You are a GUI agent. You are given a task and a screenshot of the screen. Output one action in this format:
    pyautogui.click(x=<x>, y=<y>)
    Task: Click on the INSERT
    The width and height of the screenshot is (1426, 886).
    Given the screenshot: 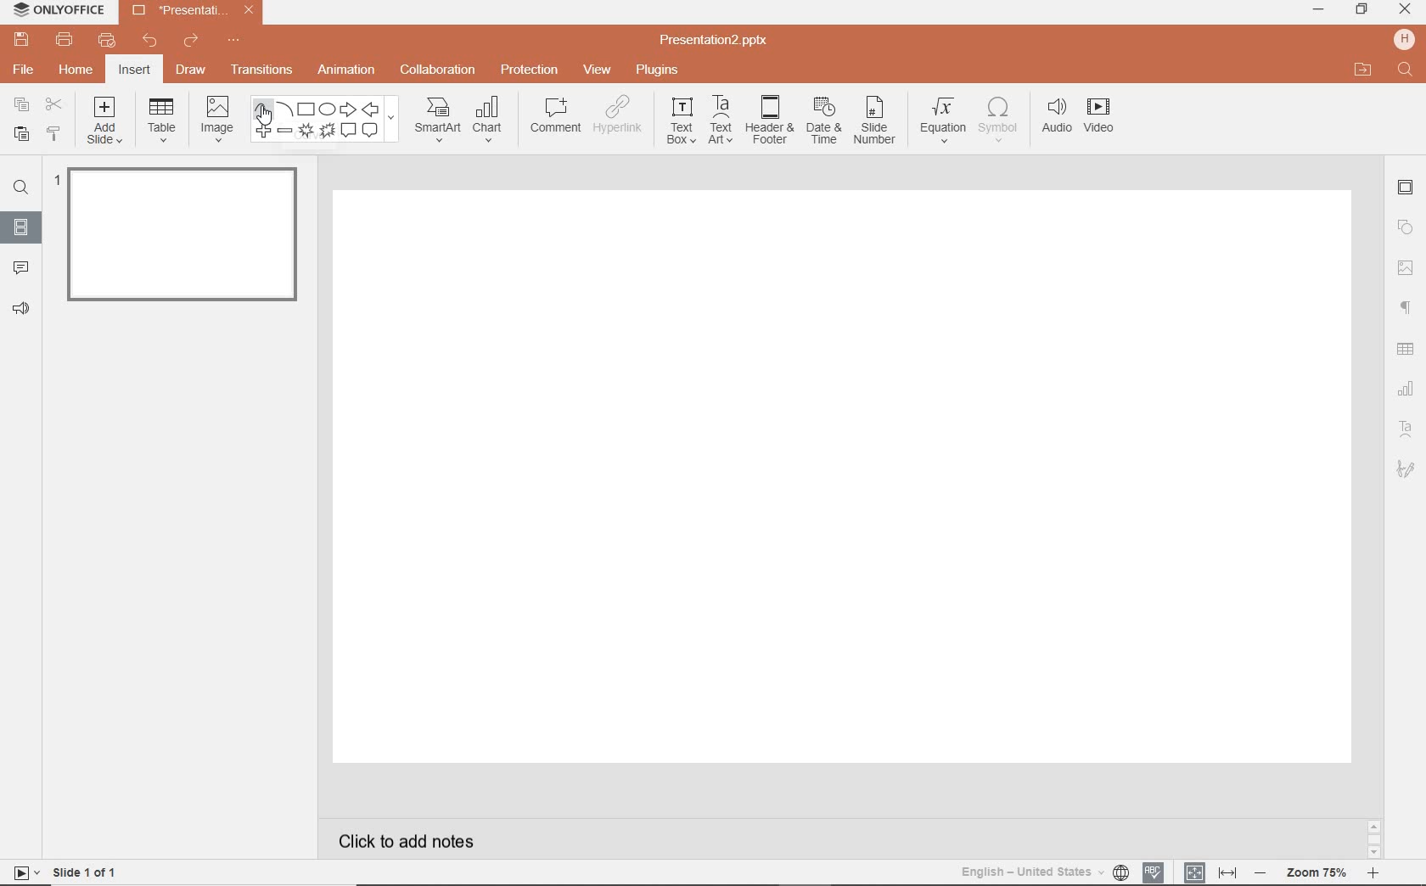 What is the action you would take?
    pyautogui.click(x=135, y=70)
    